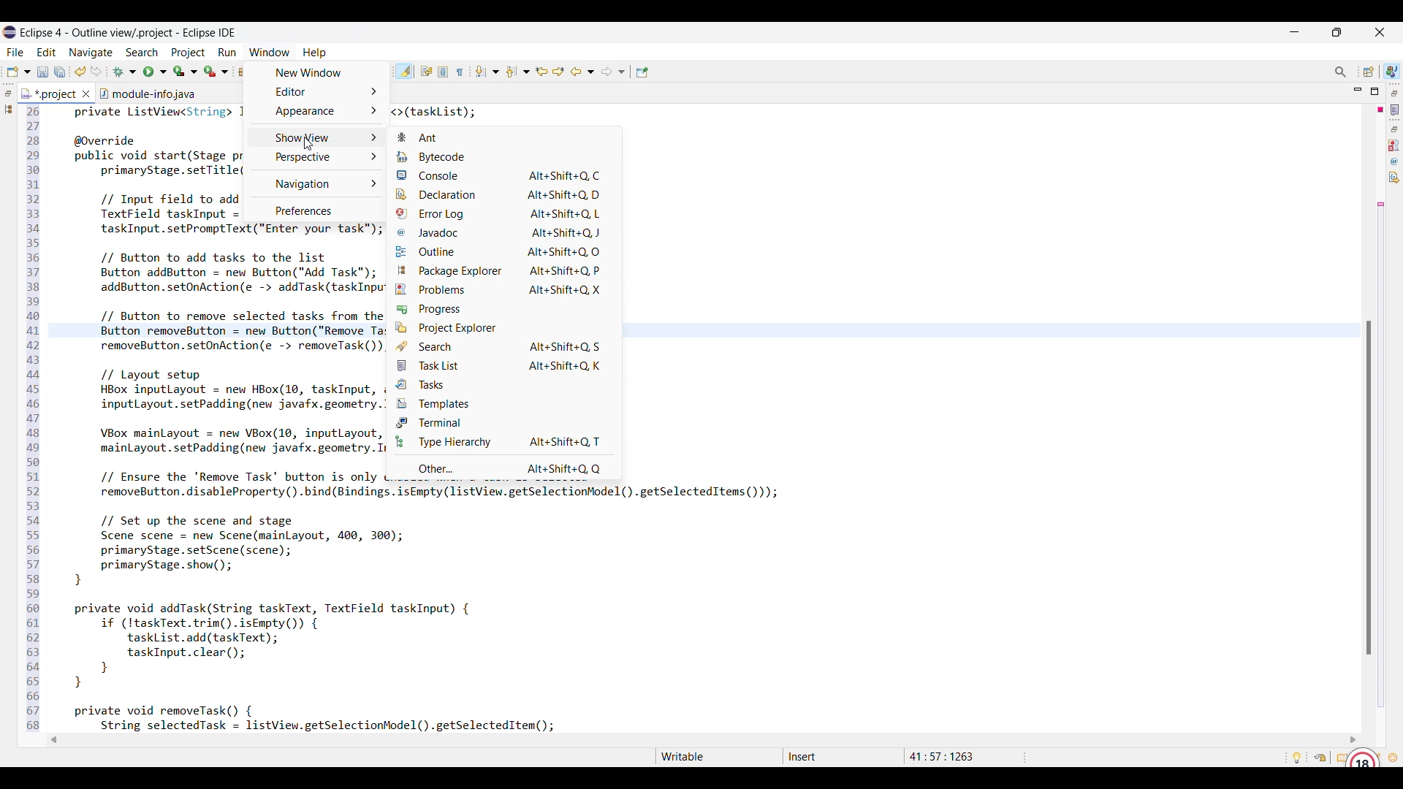 Image resolution: width=1403 pixels, height=789 pixels. Describe the element at coordinates (518, 72) in the screenshot. I see `Previous annotation` at that location.